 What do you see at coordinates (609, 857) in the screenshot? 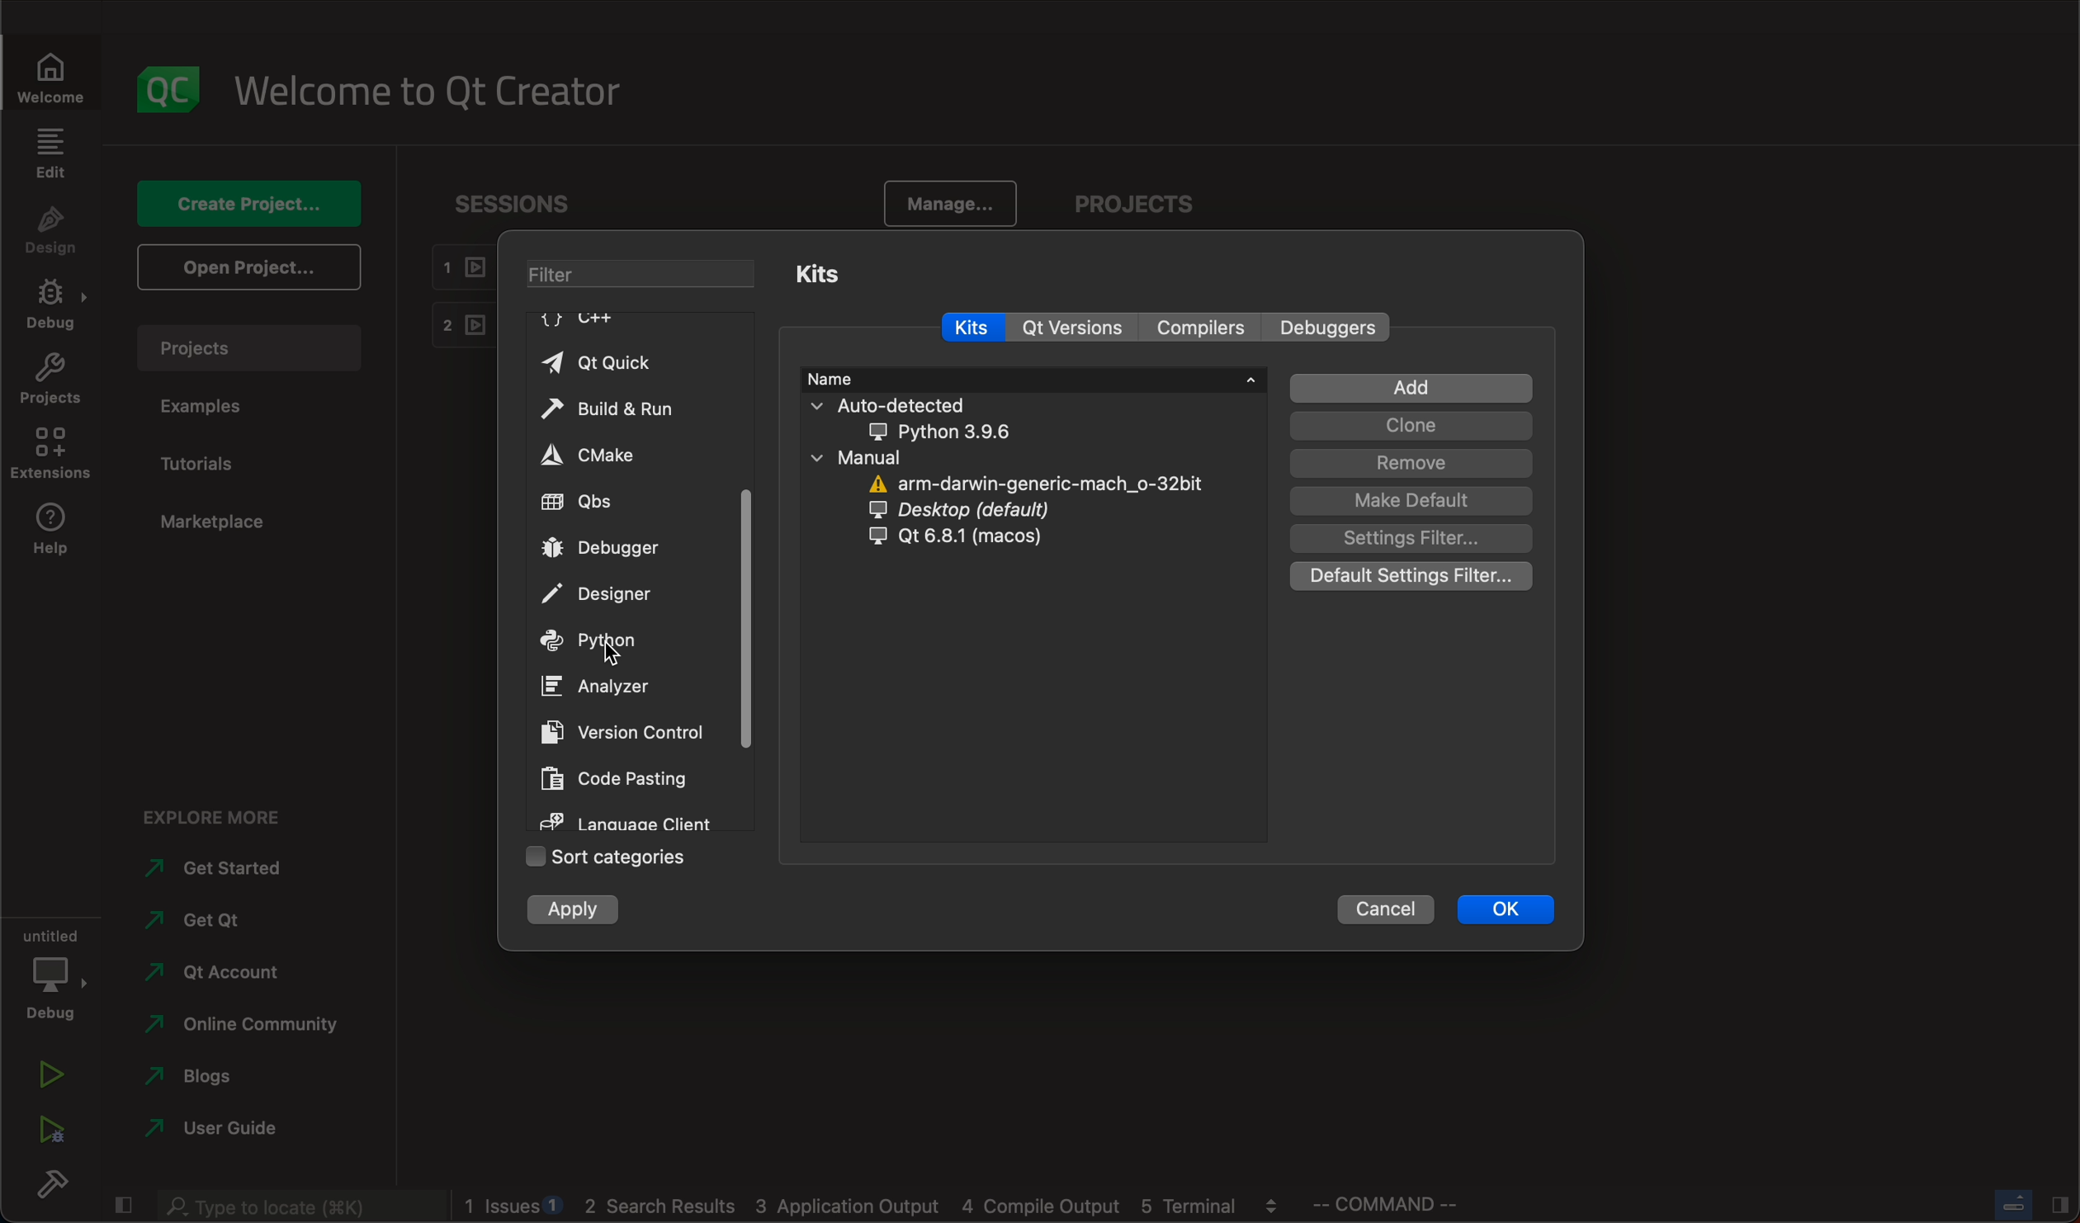
I see `sort ` at bounding box center [609, 857].